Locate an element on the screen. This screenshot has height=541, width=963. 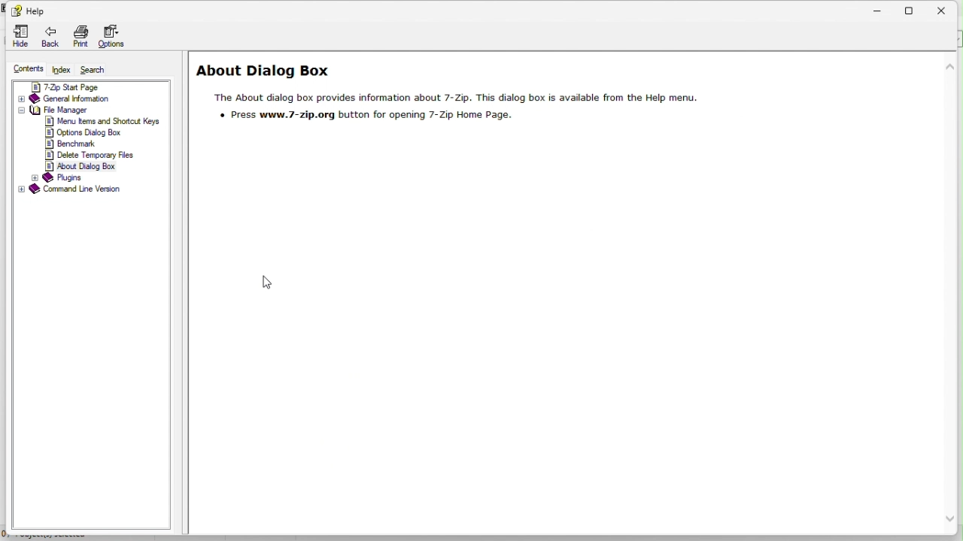
delete is located at coordinates (91, 154).